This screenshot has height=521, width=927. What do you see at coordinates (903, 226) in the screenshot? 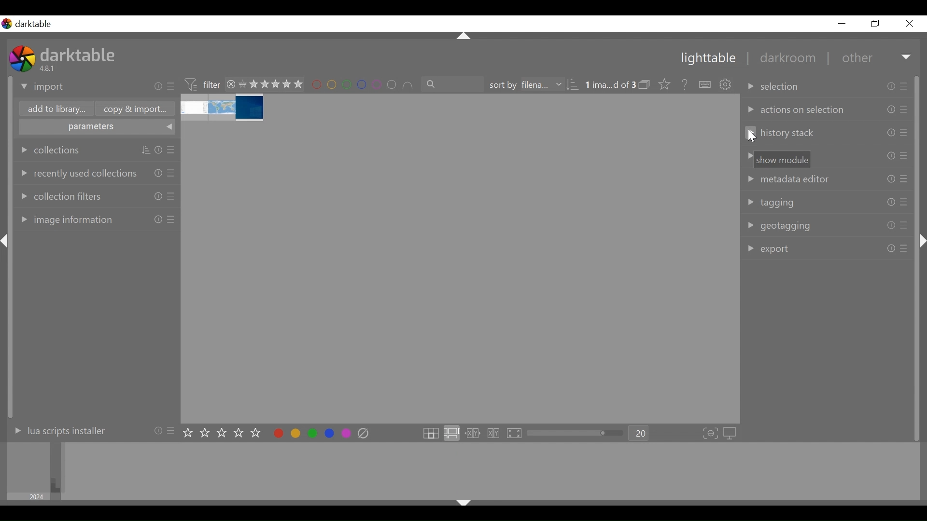
I see `presets` at bounding box center [903, 226].